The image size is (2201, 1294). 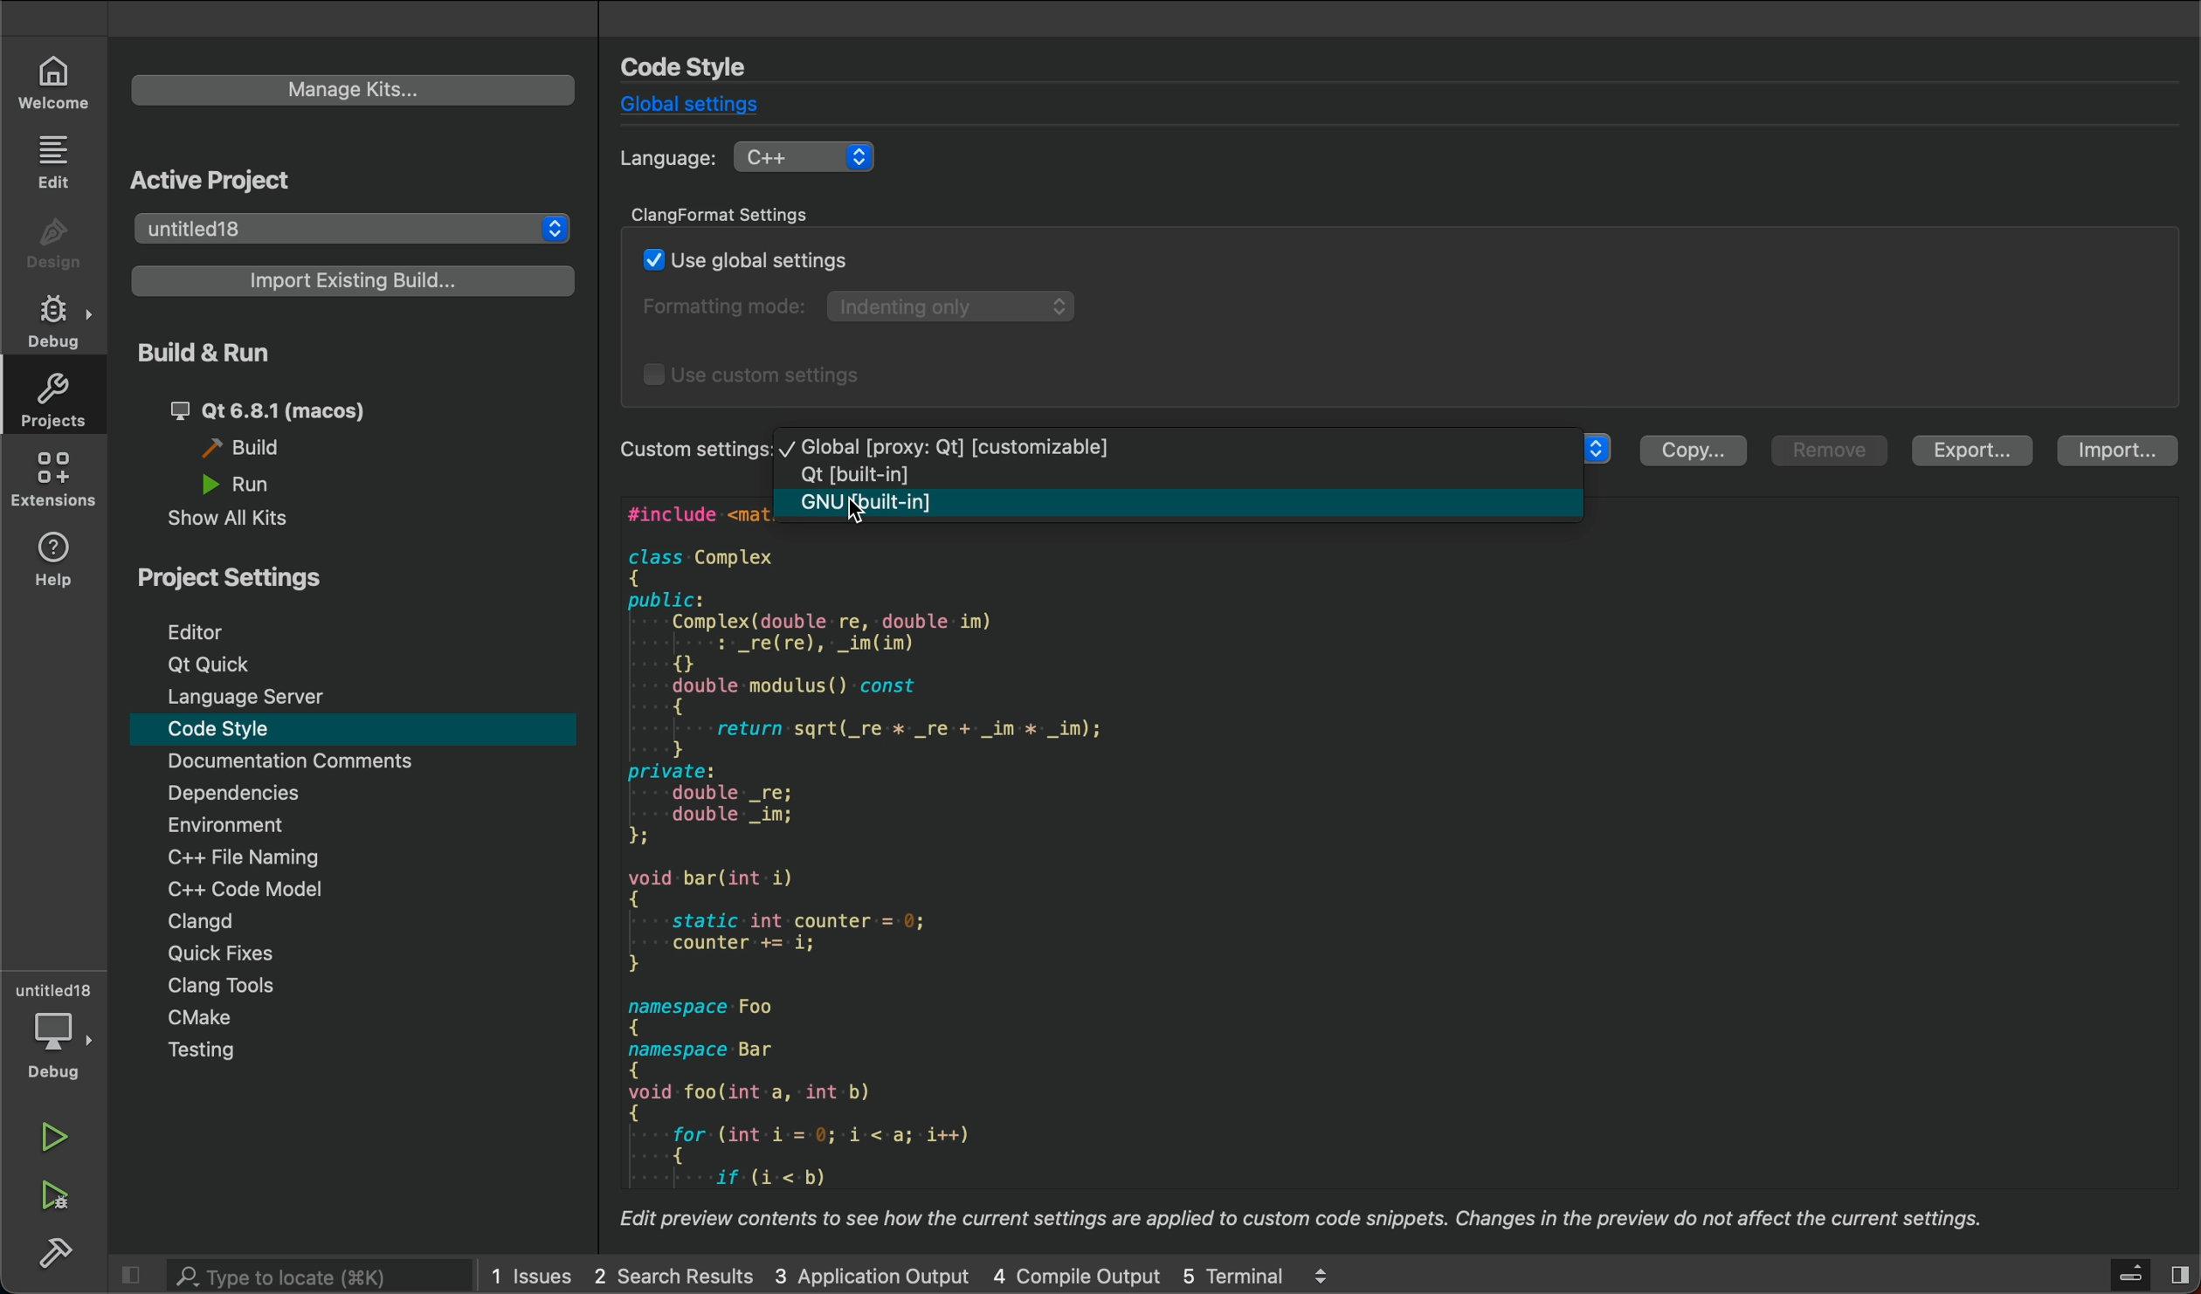 I want to click on cursor, so click(x=869, y=521).